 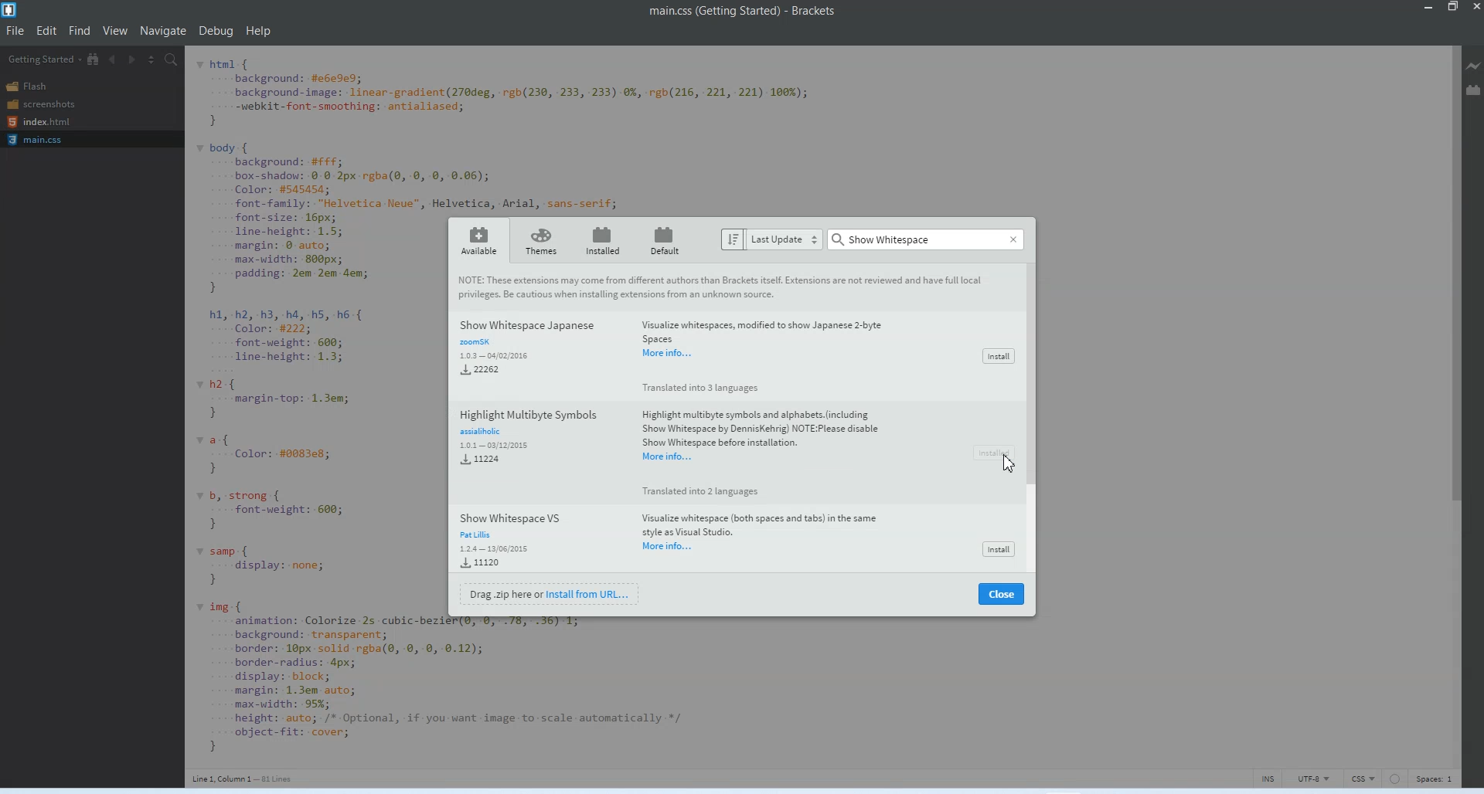 What do you see at coordinates (1312, 779) in the screenshot?
I see `UTF-8` at bounding box center [1312, 779].